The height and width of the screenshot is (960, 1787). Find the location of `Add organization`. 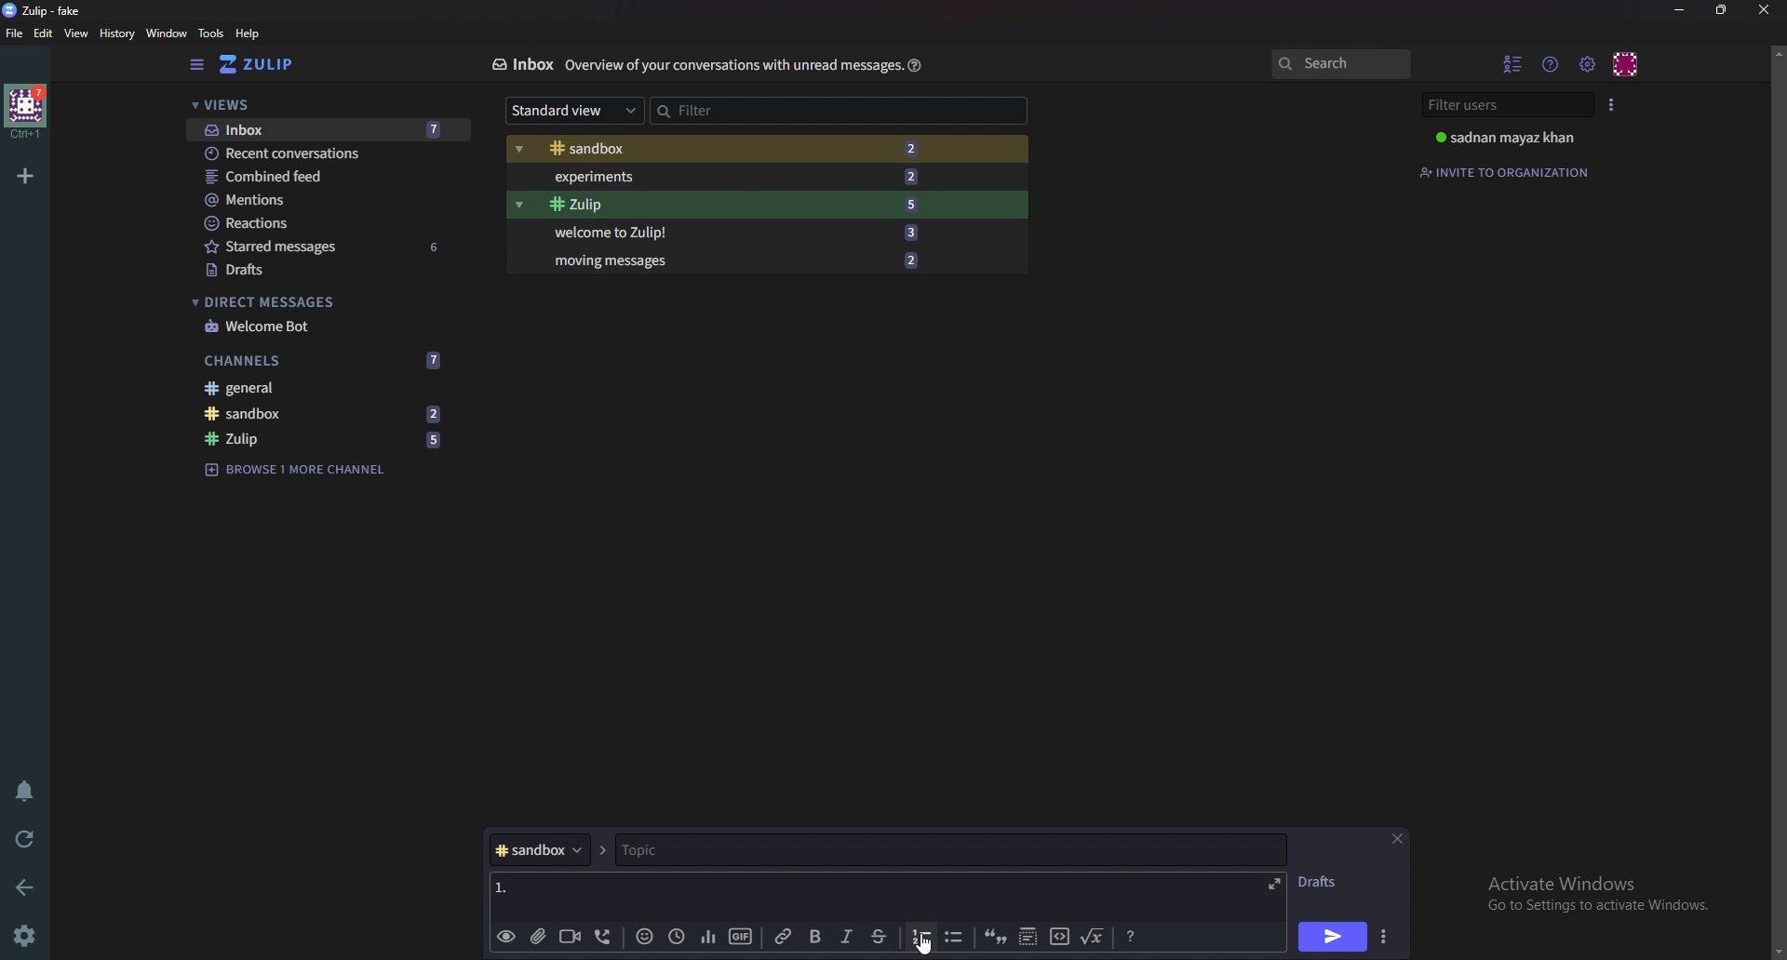

Add organization is located at coordinates (27, 173).